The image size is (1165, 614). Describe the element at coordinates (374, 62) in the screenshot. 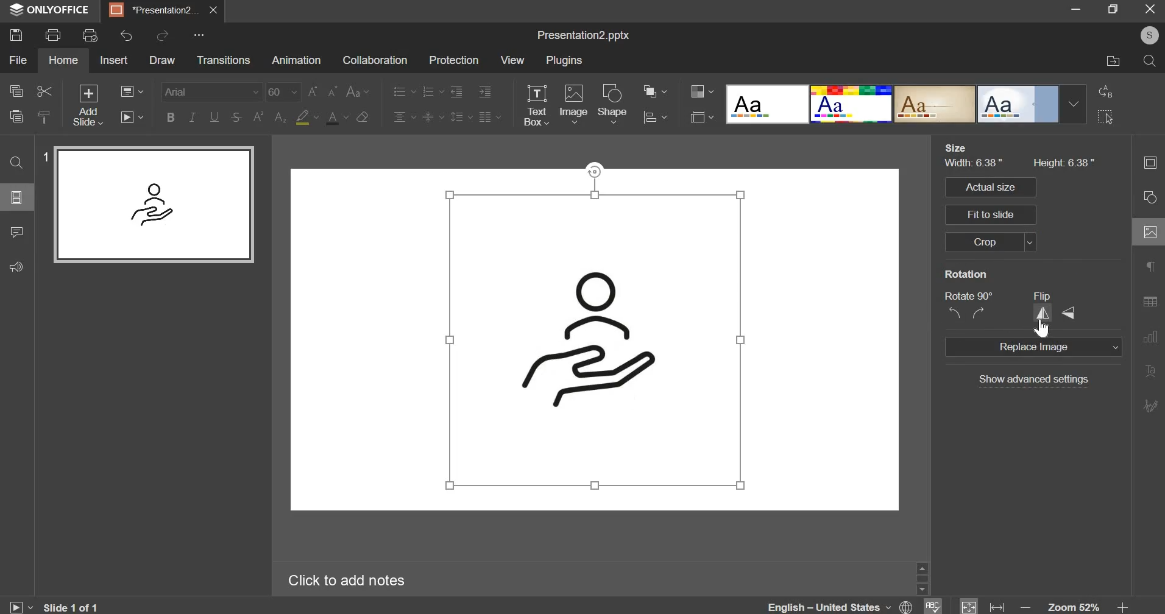

I see `collaboration` at that location.